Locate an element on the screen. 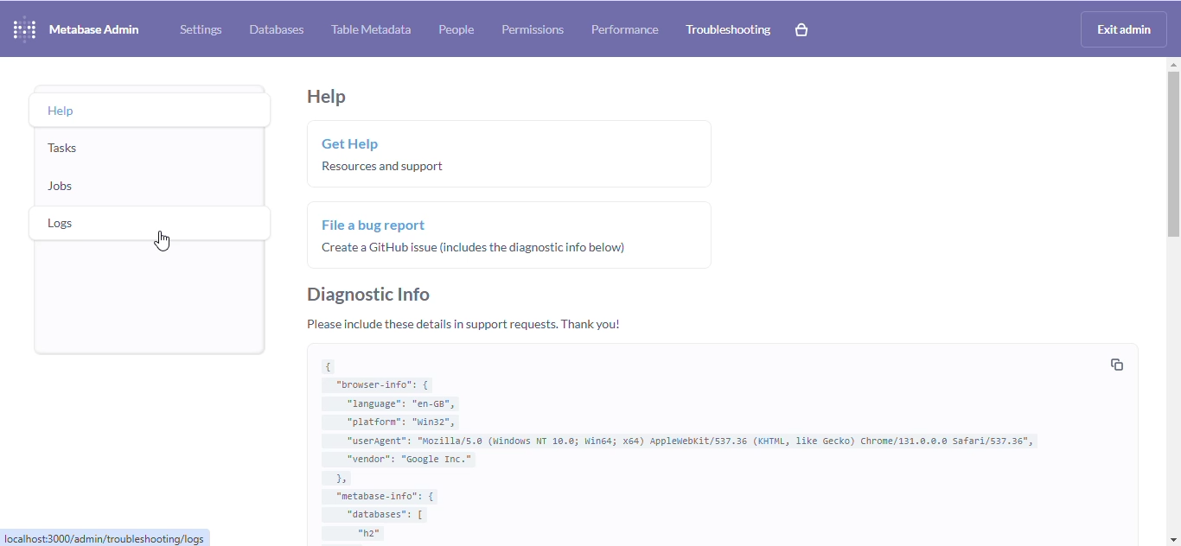 Image resolution: width=1181 pixels, height=546 pixels. please include these details in support requests. thank you! is located at coordinates (465, 325).